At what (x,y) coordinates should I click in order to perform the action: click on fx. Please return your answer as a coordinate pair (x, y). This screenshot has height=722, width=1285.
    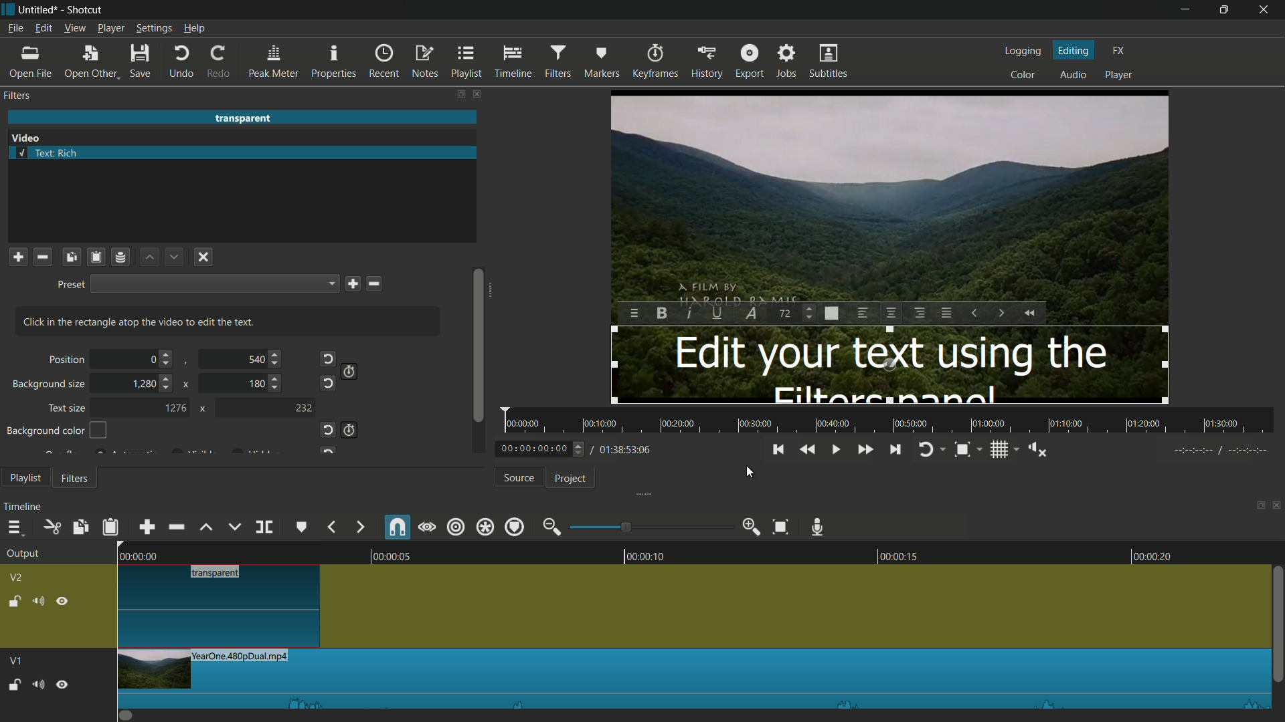
    Looking at the image, I should click on (1120, 51).